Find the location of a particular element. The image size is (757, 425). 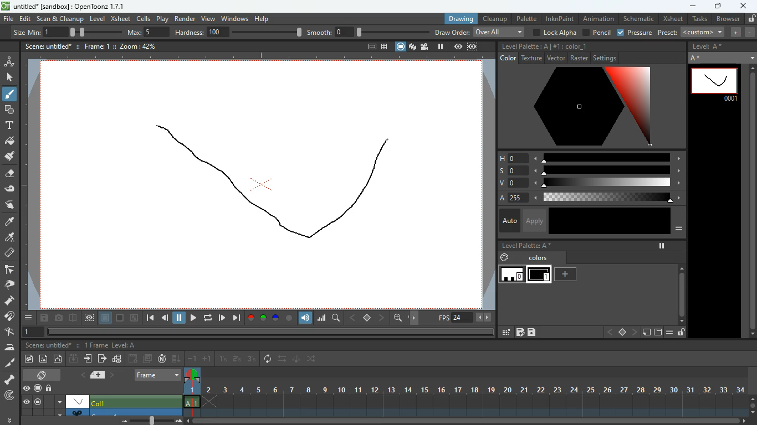

2 is located at coordinates (237, 359).